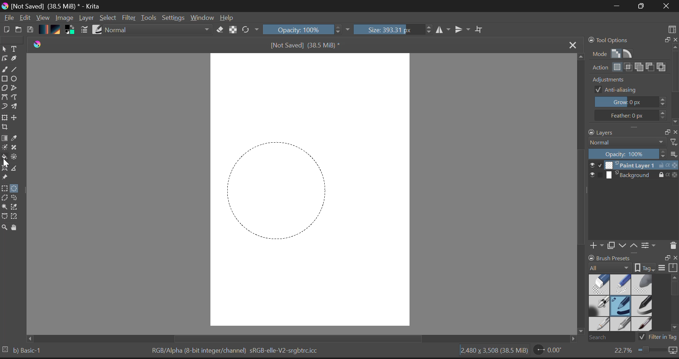 The width and height of the screenshot is (679, 359). Describe the element at coordinates (31, 30) in the screenshot. I see `Save` at that location.